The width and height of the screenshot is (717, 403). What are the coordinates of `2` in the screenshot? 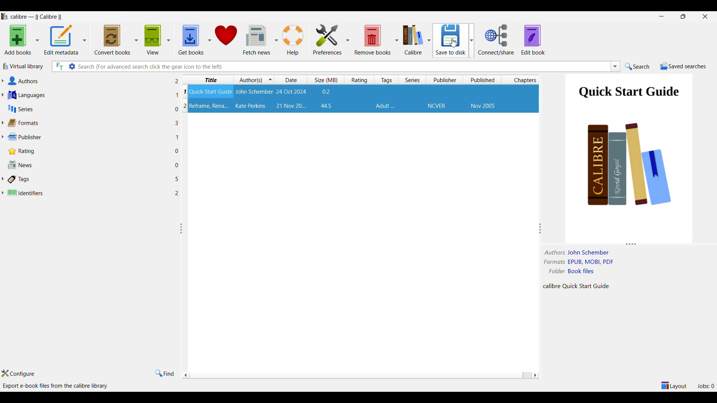 It's located at (178, 194).